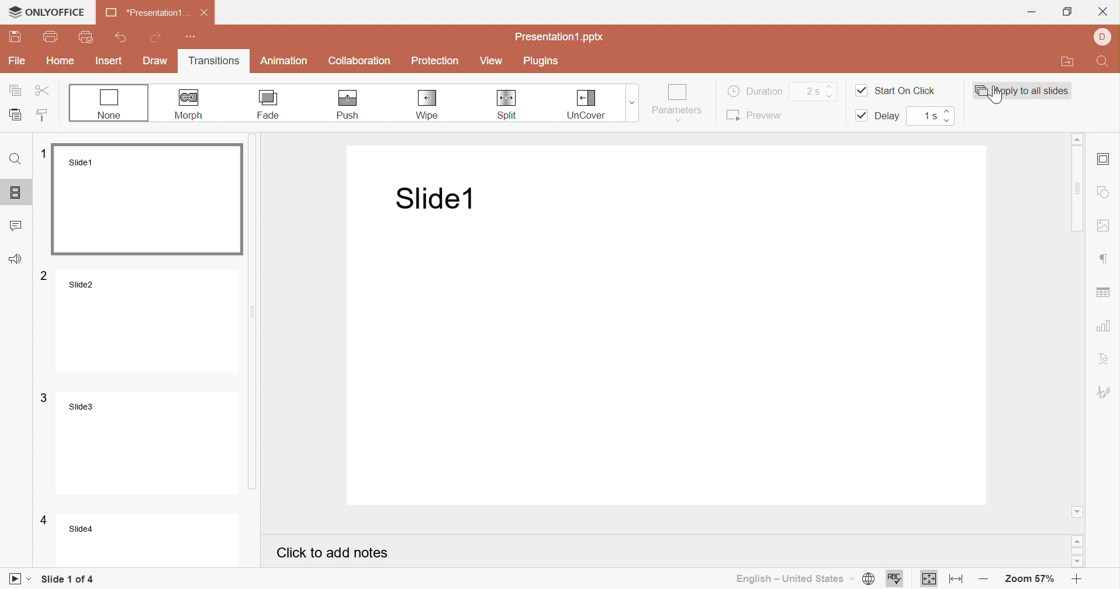 The image size is (1120, 589). Describe the element at coordinates (1031, 580) in the screenshot. I see `Zoom 57%` at that location.